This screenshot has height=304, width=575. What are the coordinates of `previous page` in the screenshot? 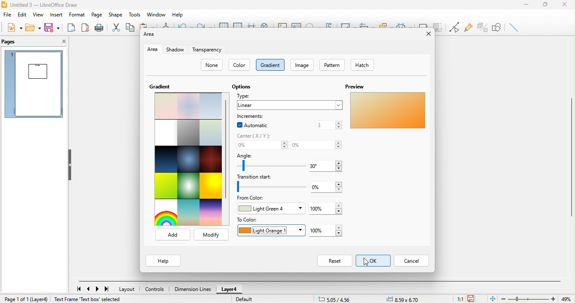 It's located at (90, 289).